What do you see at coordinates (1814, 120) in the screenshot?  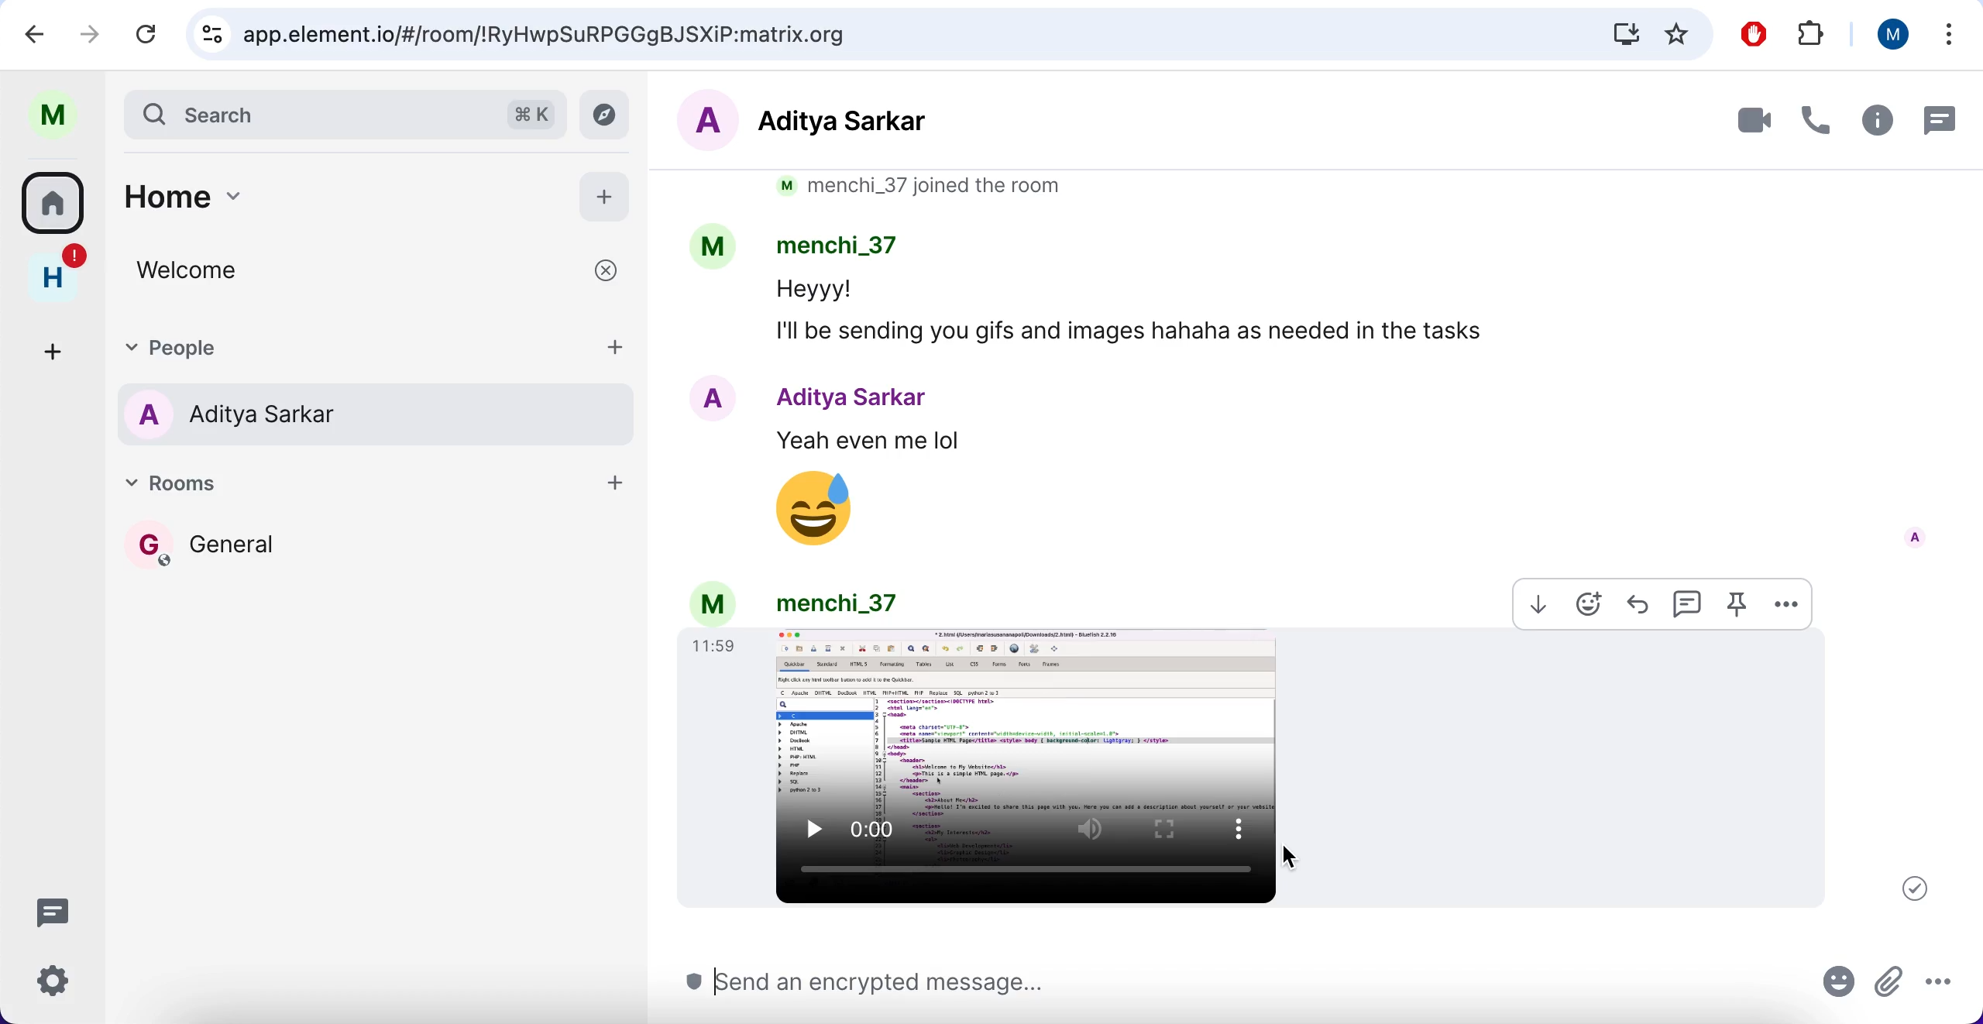 I see `call` at bounding box center [1814, 120].